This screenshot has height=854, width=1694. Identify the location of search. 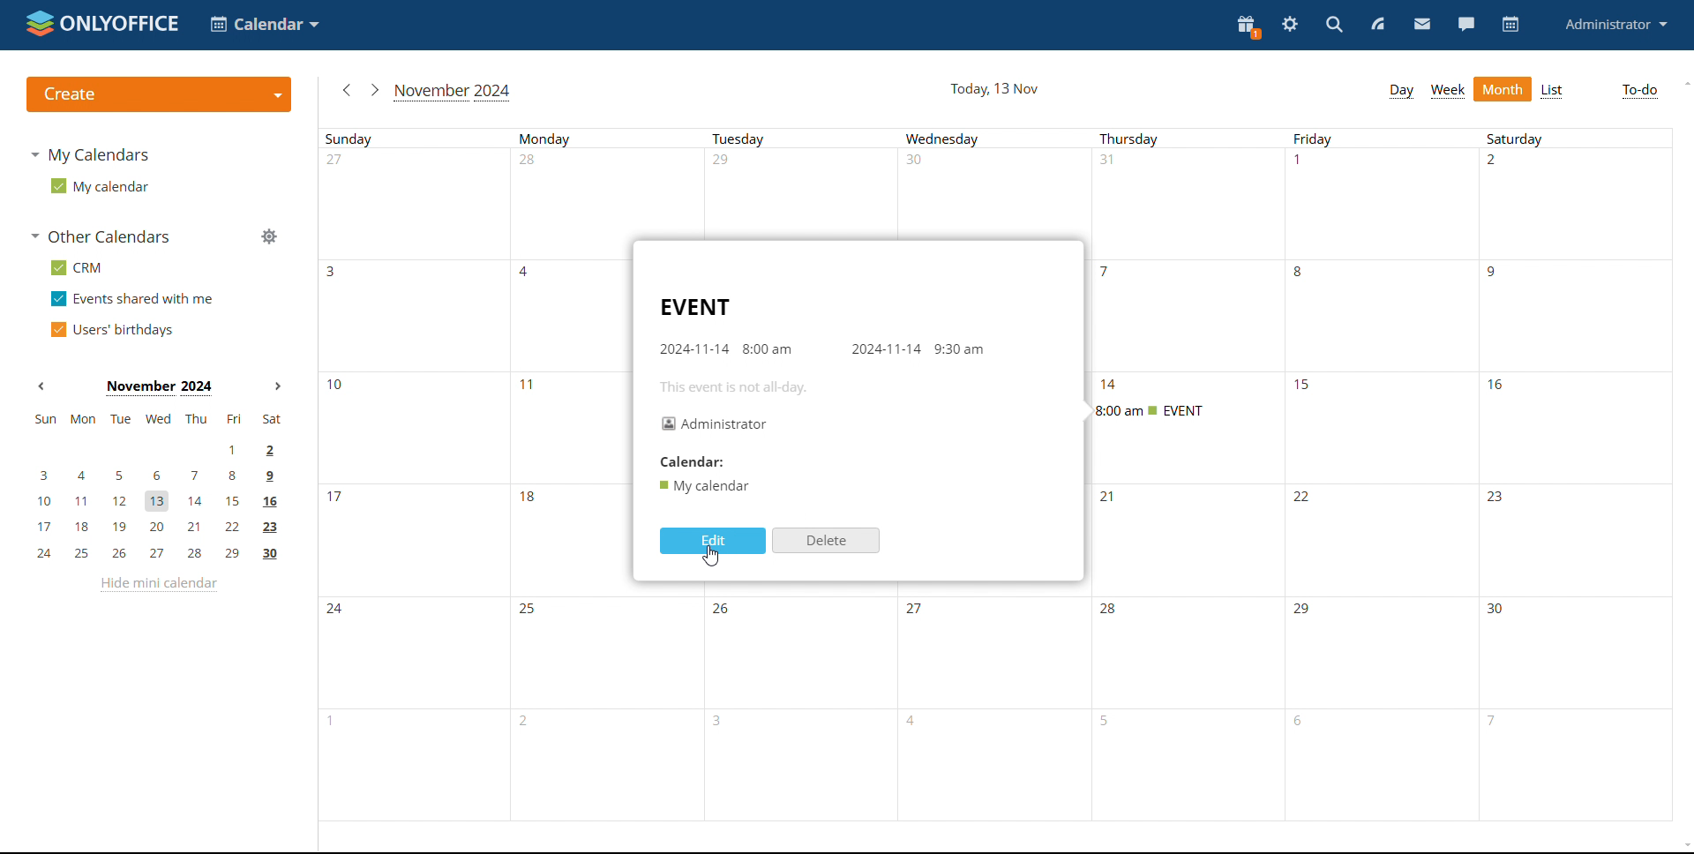
(1336, 25).